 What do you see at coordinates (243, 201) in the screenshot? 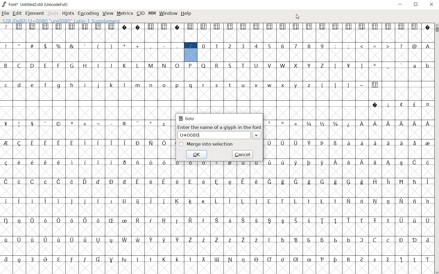
I see `glyph` at bounding box center [243, 201].